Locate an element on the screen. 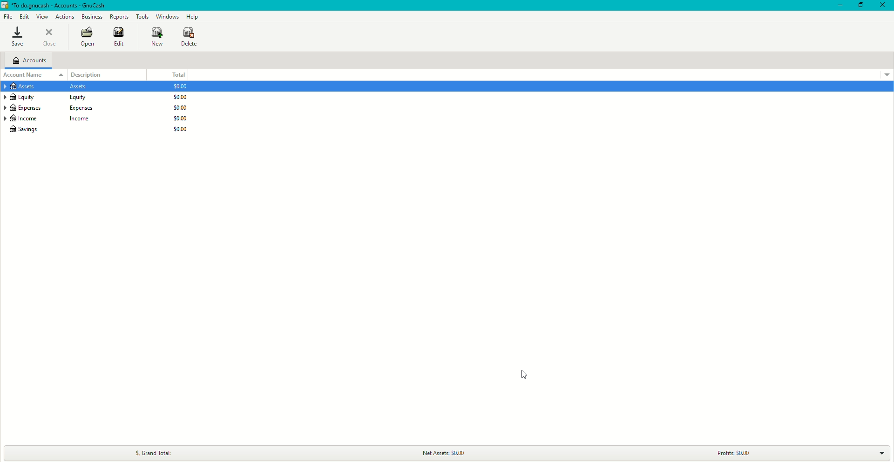 This screenshot has width=894, height=462. Save is located at coordinates (17, 37).